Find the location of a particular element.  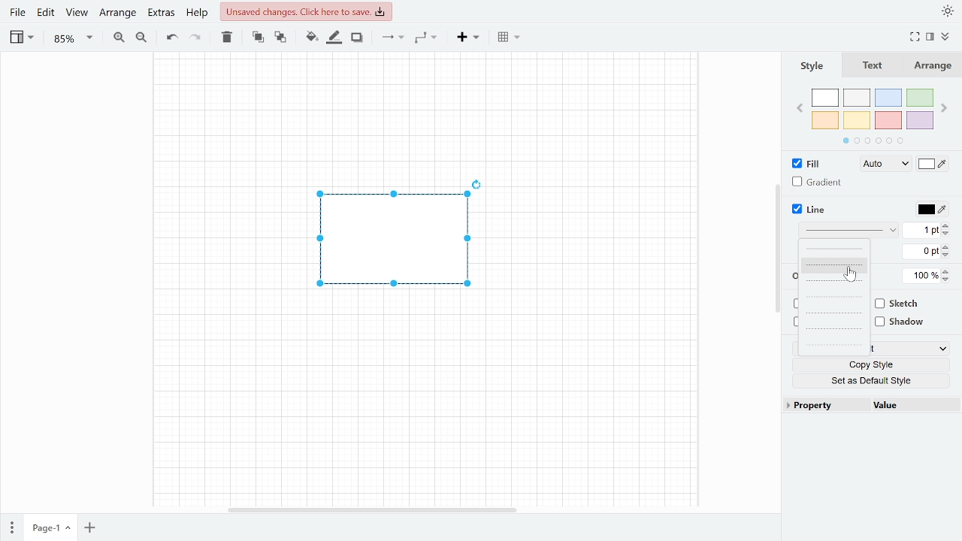

Fill is located at coordinates (807, 162).